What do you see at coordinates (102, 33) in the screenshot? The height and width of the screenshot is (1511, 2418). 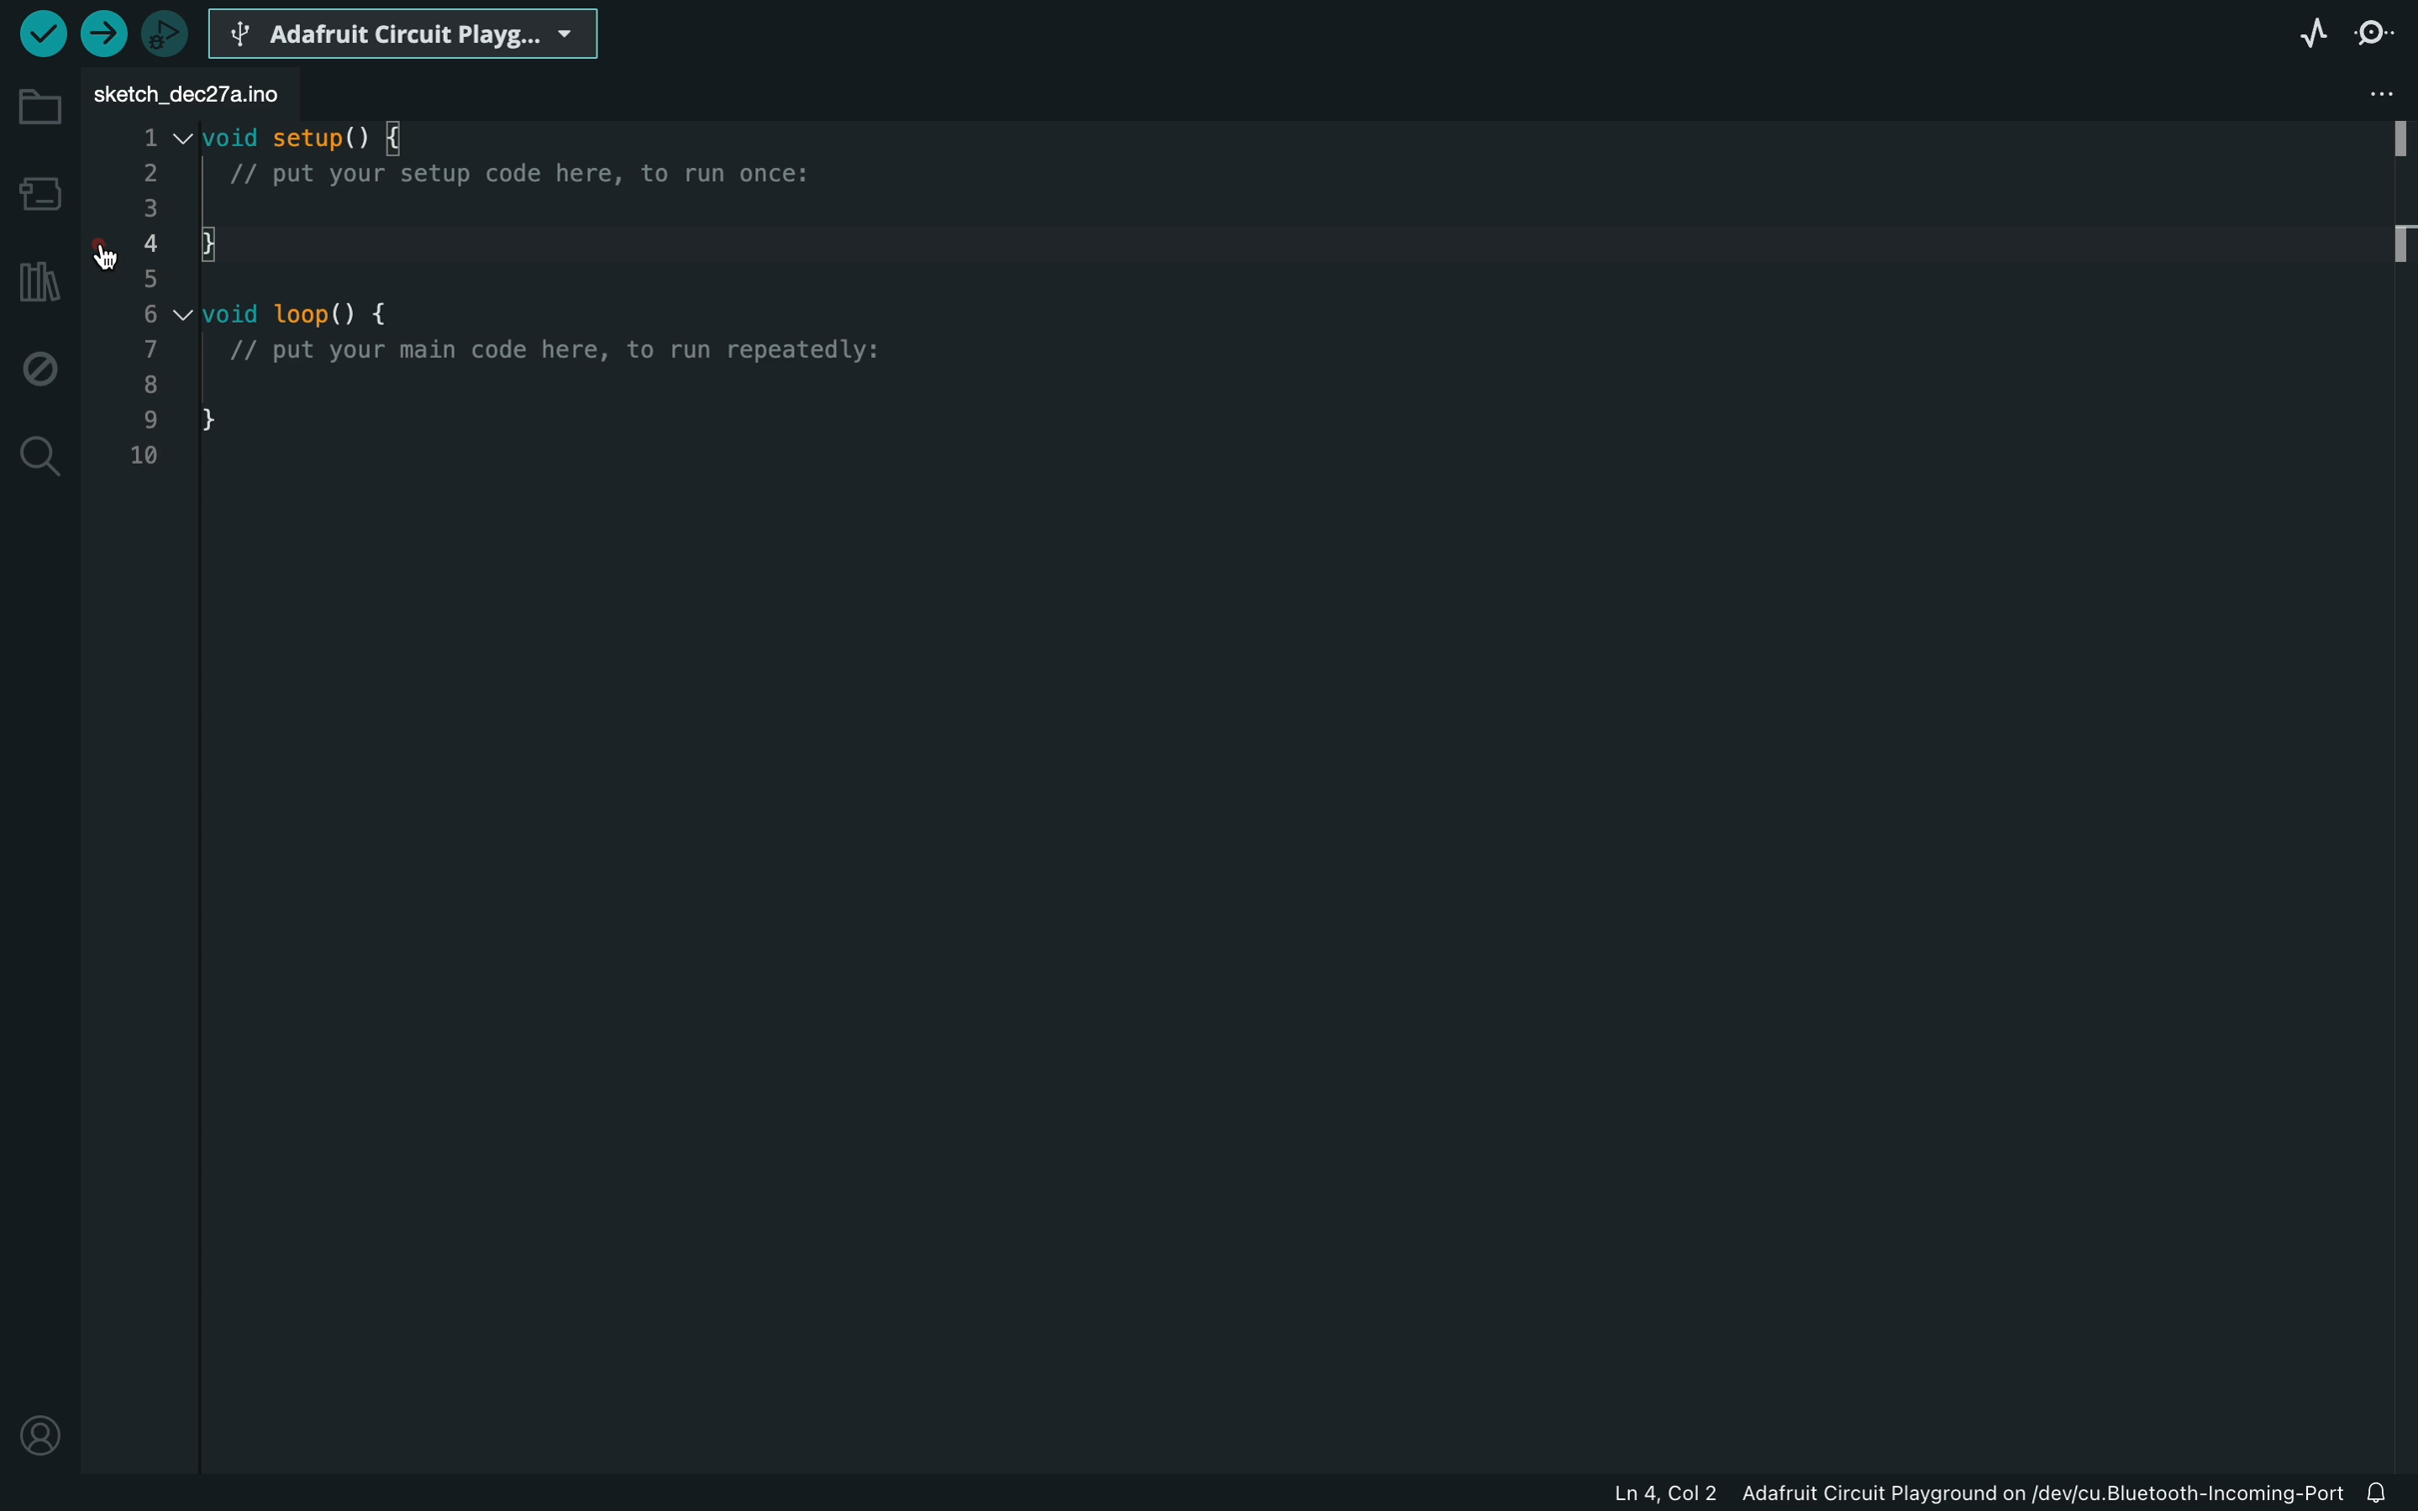 I see `upload` at bounding box center [102, 33].